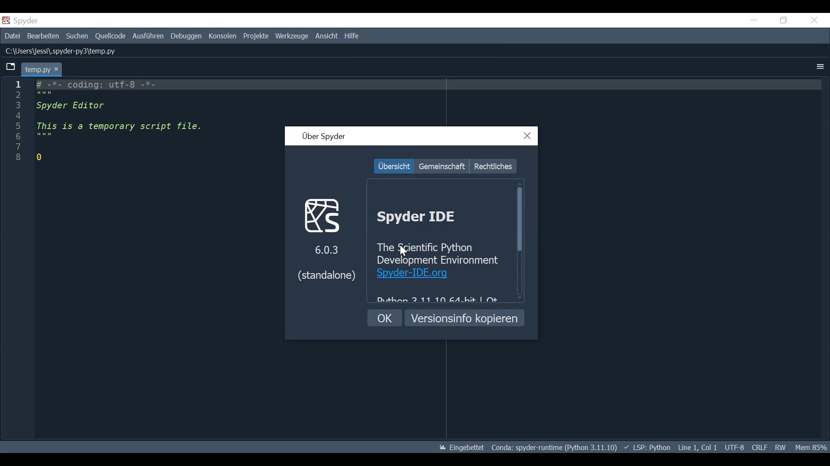  I want to click on Minimize, so click(753, 20).